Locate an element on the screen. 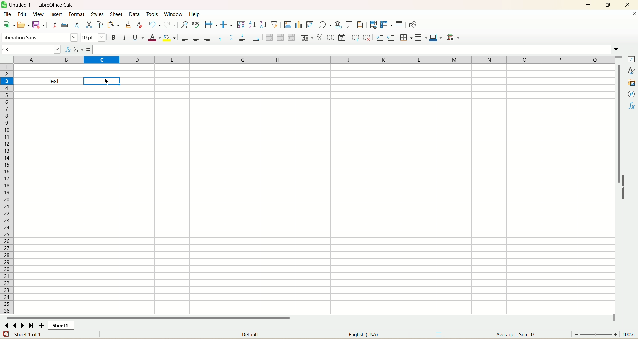  borders is located at coordinates (406, 37).